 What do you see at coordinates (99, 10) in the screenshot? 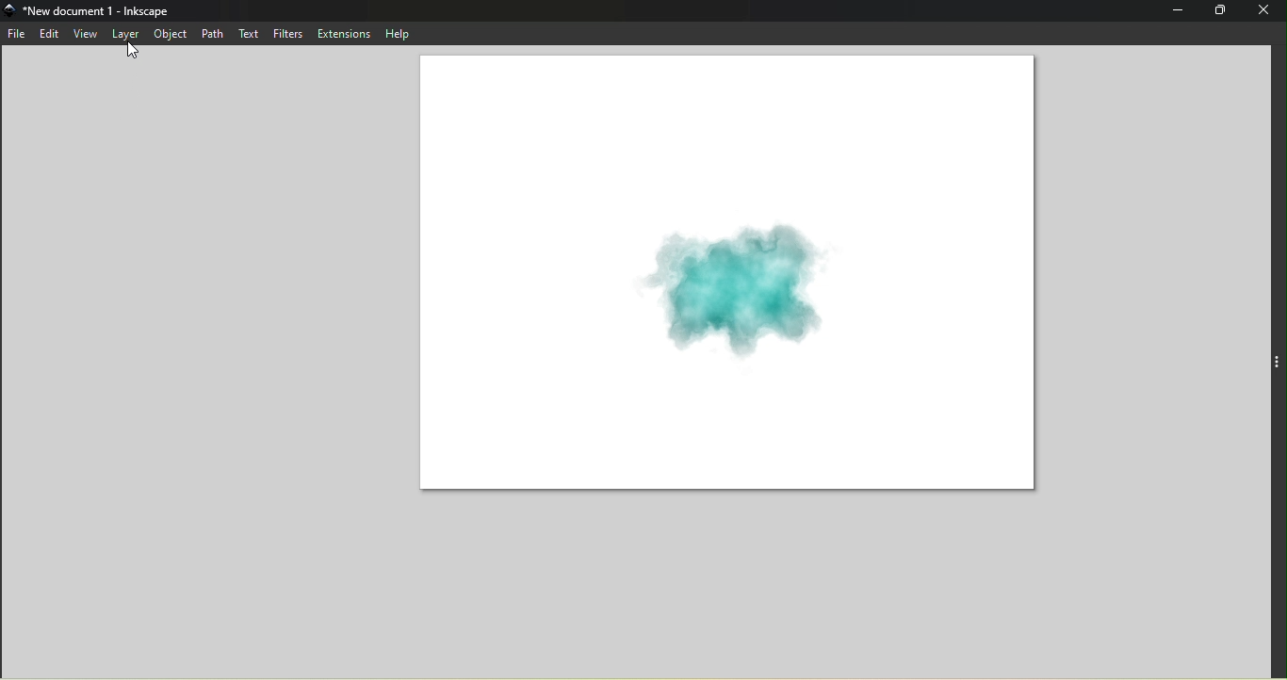
I see ` *New document 1 - Inkscape` at bounding box center [99, 10].